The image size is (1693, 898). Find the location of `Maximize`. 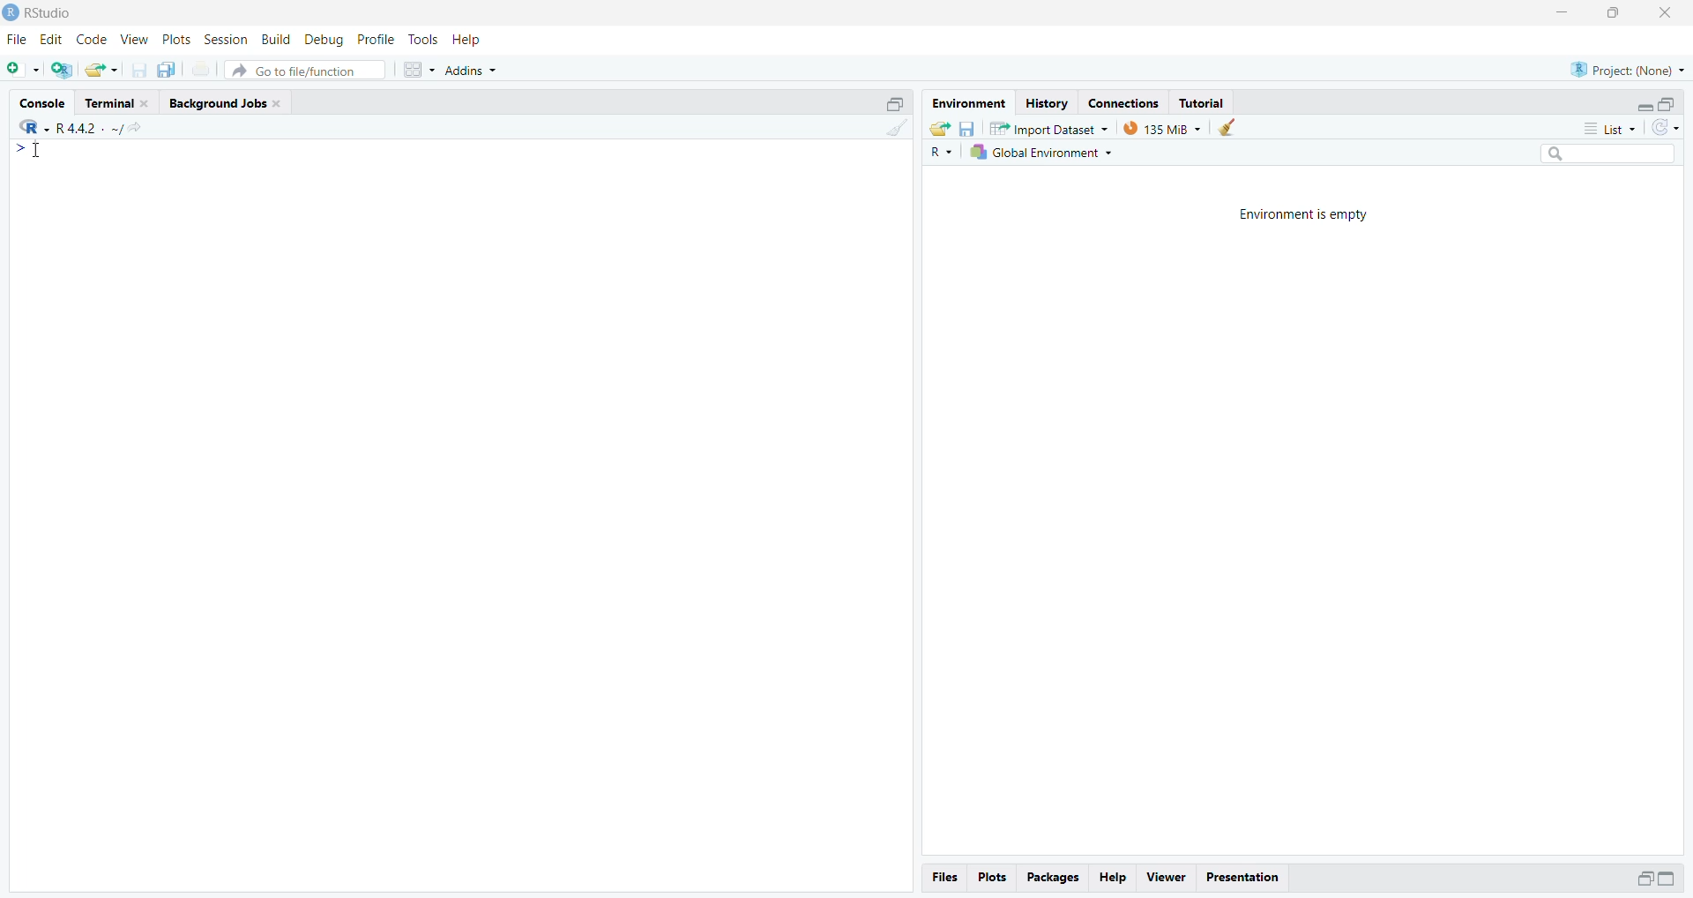

Maximize is located at coordinates (1672, 879).